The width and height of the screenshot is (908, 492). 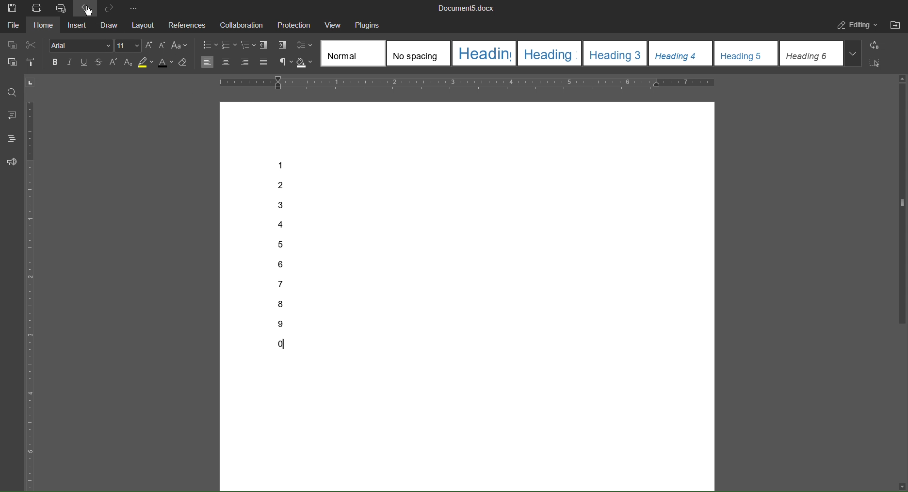 I want to click on More templates, so click(x=853, y=53).